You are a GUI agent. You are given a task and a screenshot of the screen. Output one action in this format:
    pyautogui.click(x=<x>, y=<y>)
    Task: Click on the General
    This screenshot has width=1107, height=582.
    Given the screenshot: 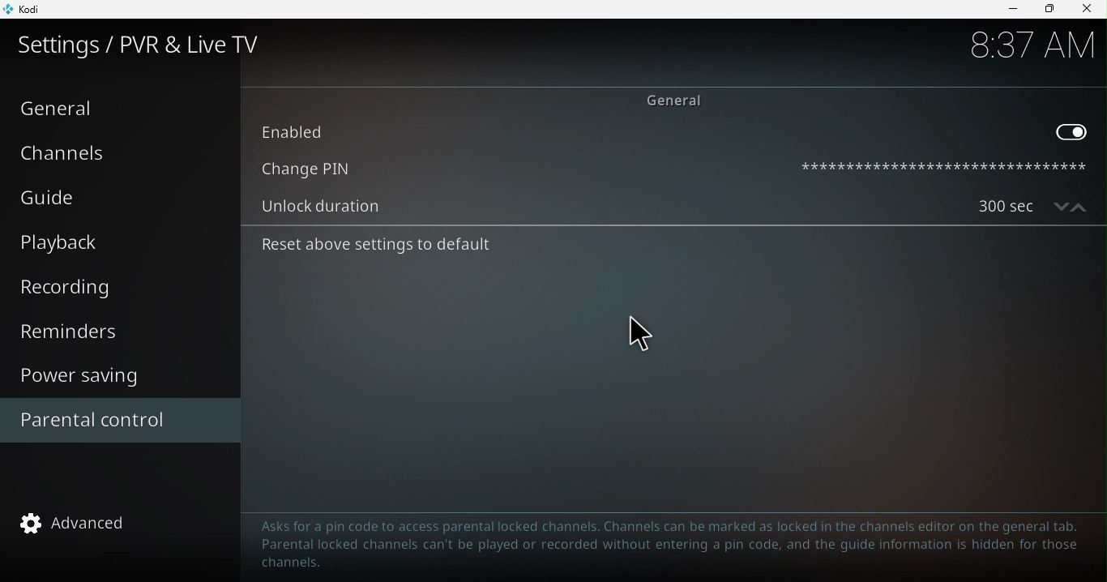 What is the action you would take?
    pyautogui.click(x=677, y=100)
    